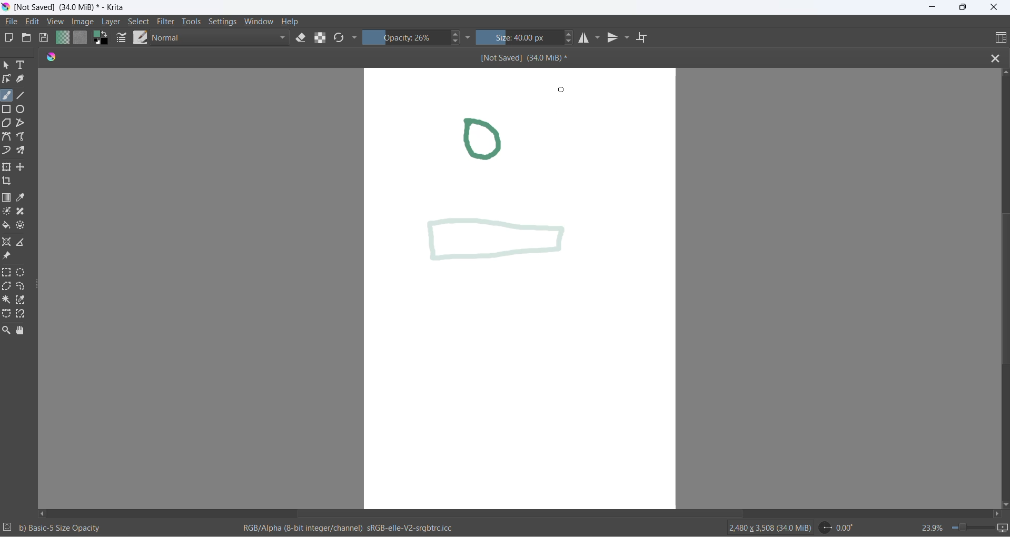  I want to click on assistant tool, so click(8, 242).